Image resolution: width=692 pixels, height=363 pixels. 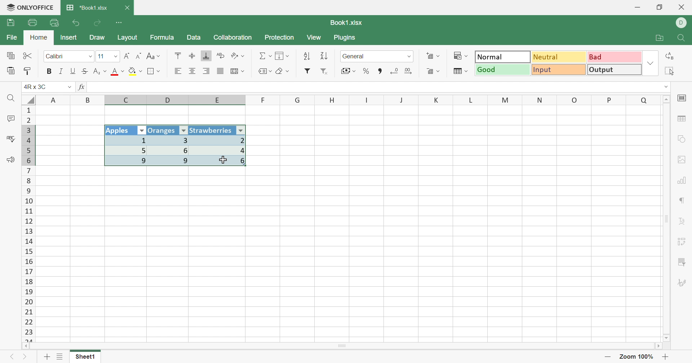 I want to click on Remove filter, so click(x=327, y=72).